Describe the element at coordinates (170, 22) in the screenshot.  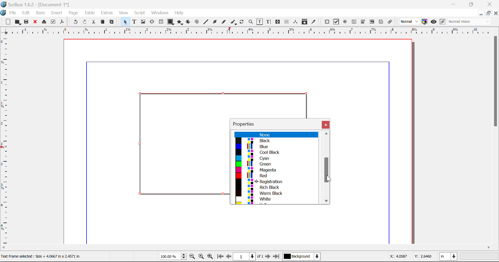
I see `Shapes` at that location.